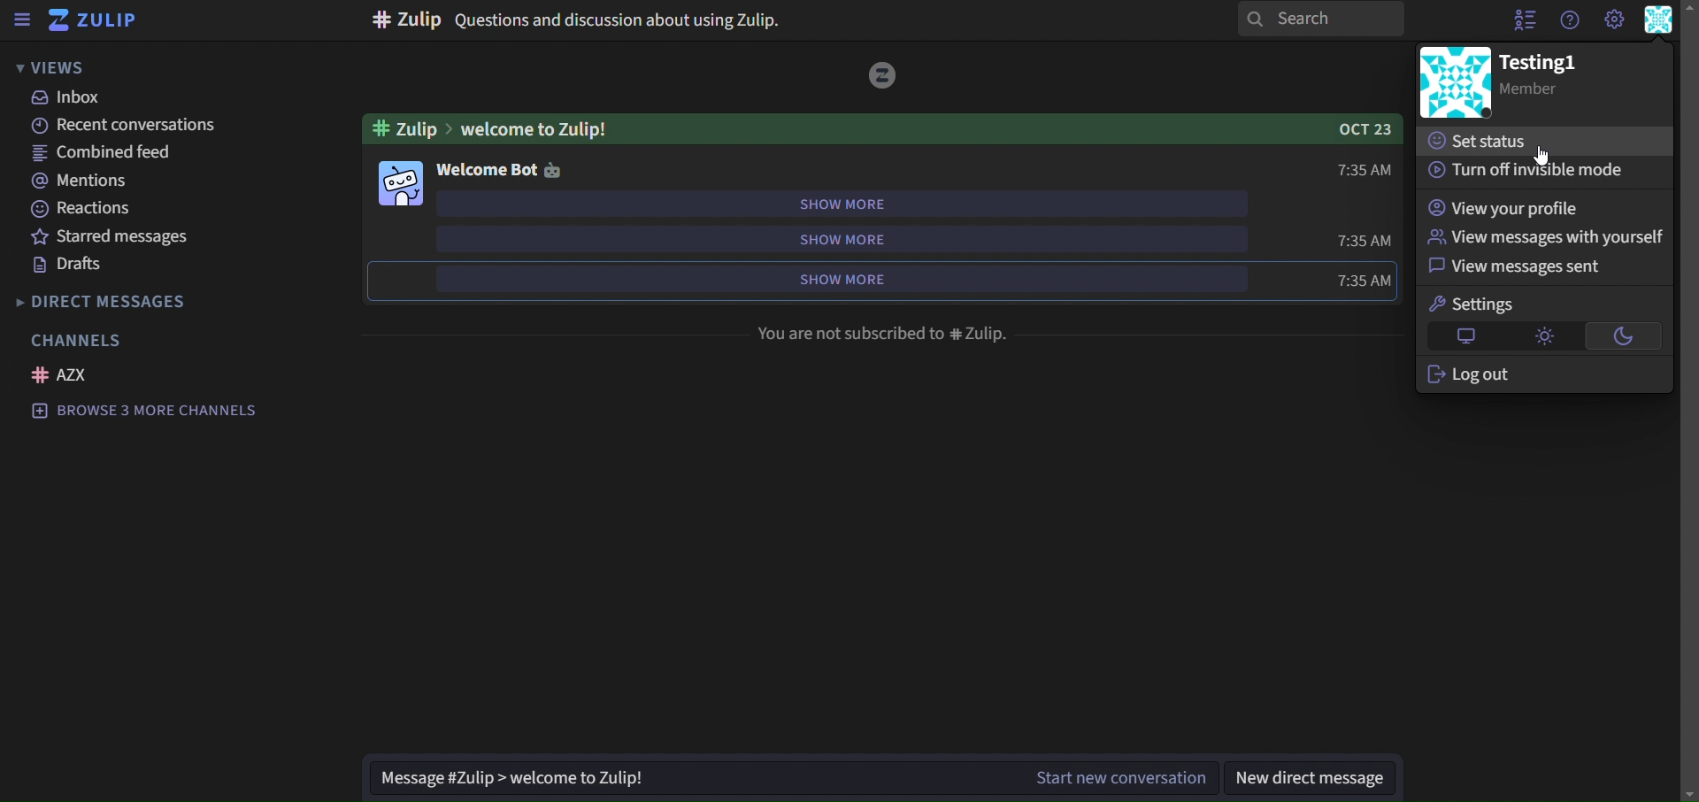 This screenshot has width=1699, height=802. I want to click on mentions, so click(81, 182).